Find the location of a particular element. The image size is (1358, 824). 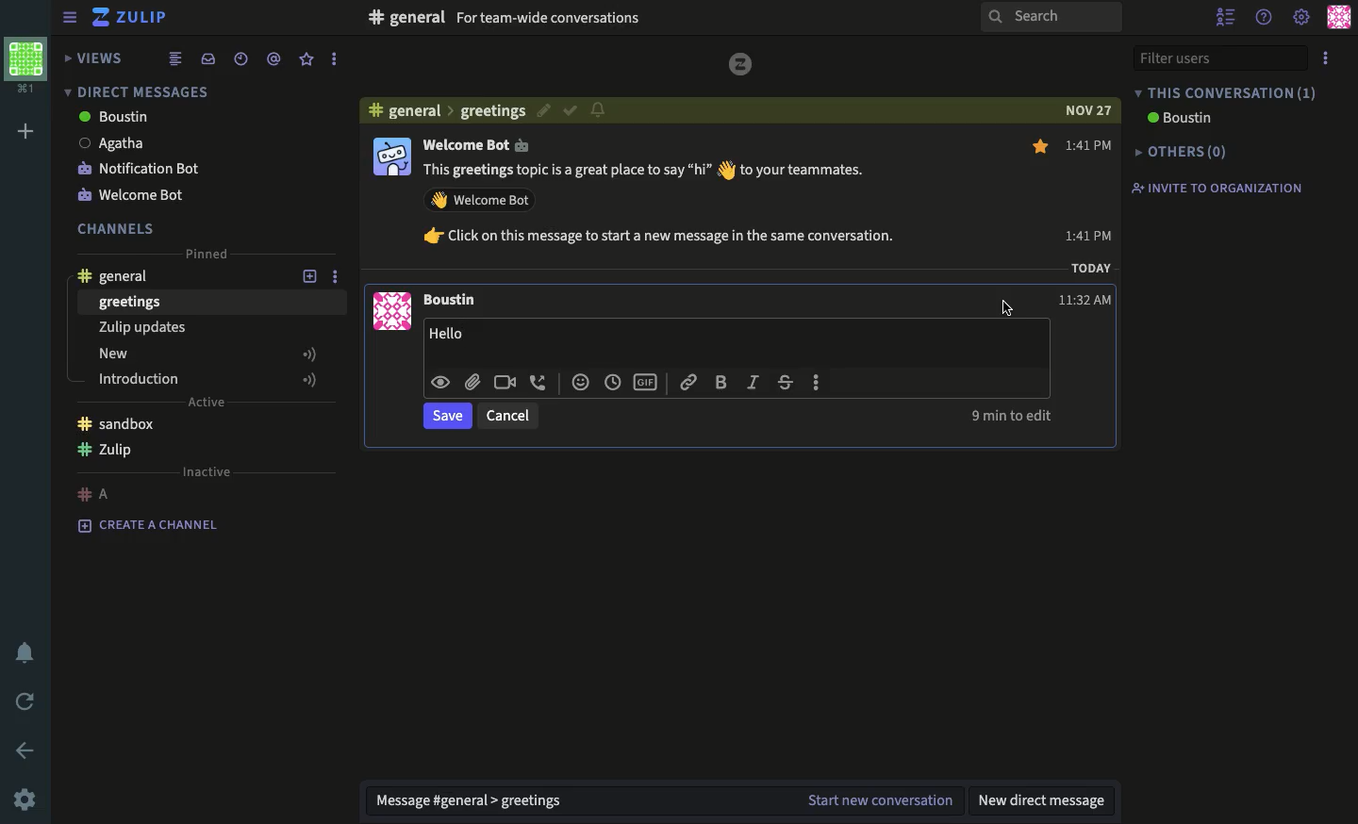

combined feed is located at coordinates (175, 59).